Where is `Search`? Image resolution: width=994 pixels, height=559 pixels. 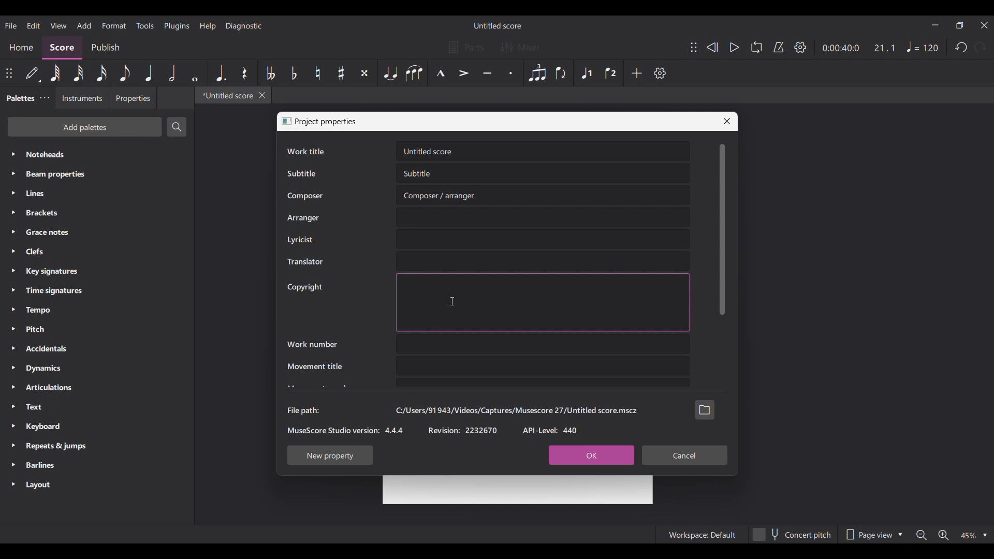
Search is located at coordinates (177, 127).